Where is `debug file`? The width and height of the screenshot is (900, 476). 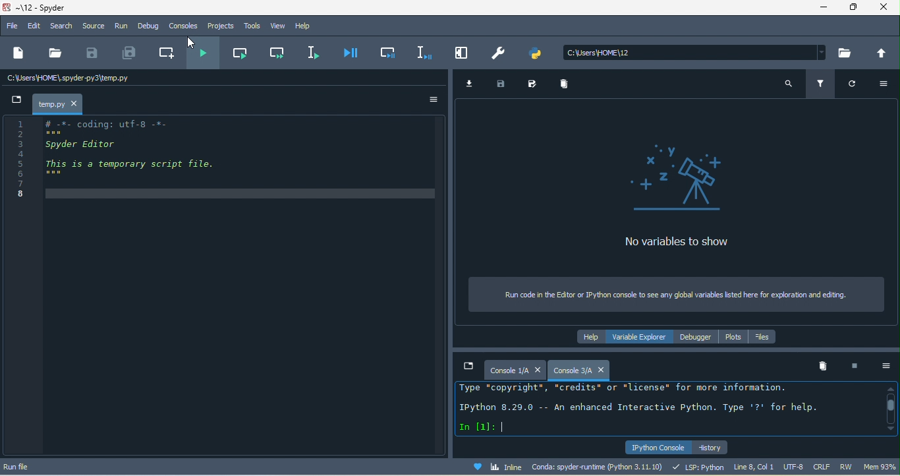 debug file is located at coordinates (354, 56).